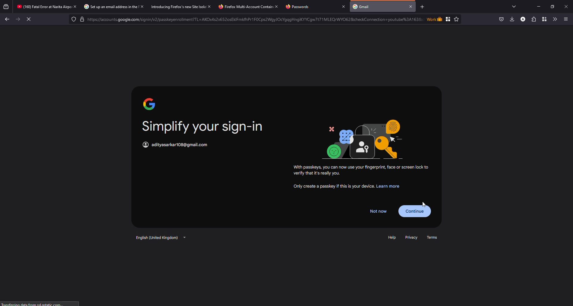  What do you see at coordinates (149, 103) in the screenshot?
I see `icon` at bounding box center [149, 103].